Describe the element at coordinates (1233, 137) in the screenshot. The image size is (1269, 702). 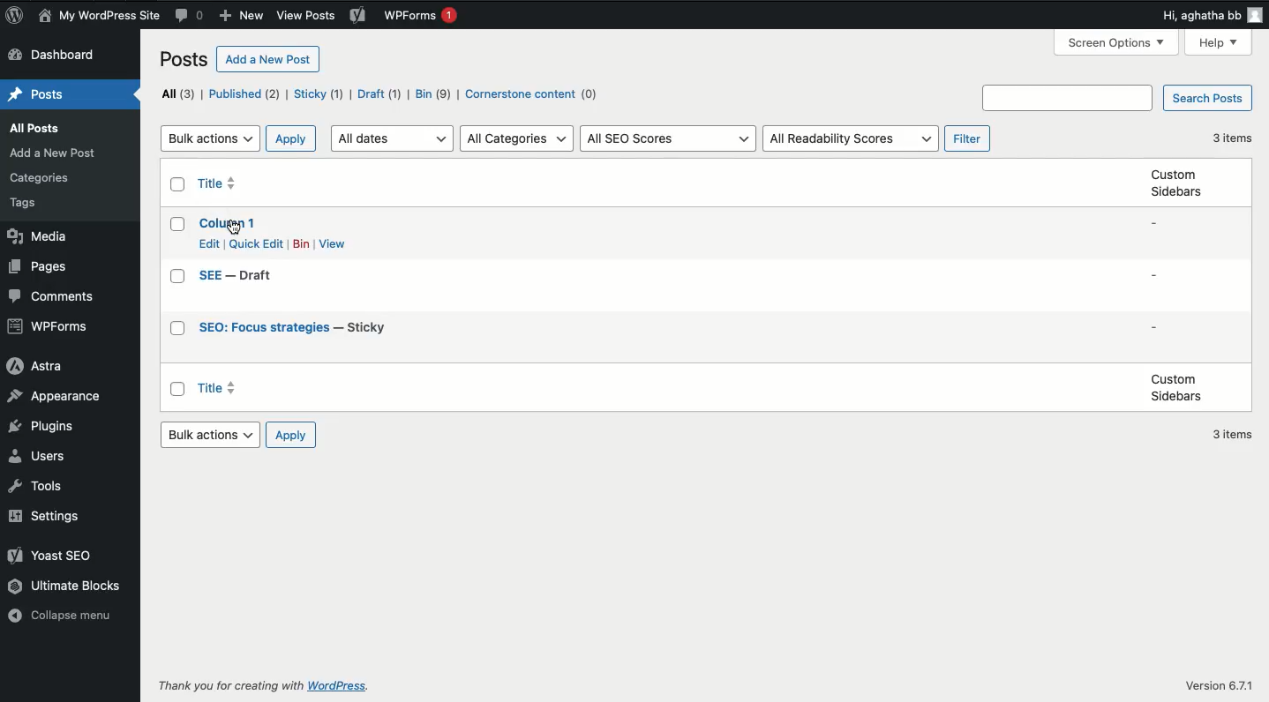
I see `3 items` at that location.